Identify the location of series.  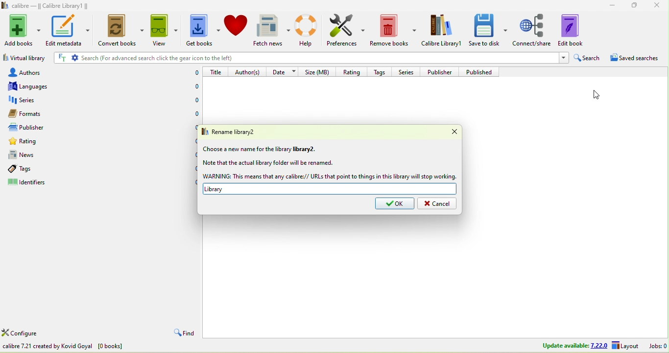
(407, 71).